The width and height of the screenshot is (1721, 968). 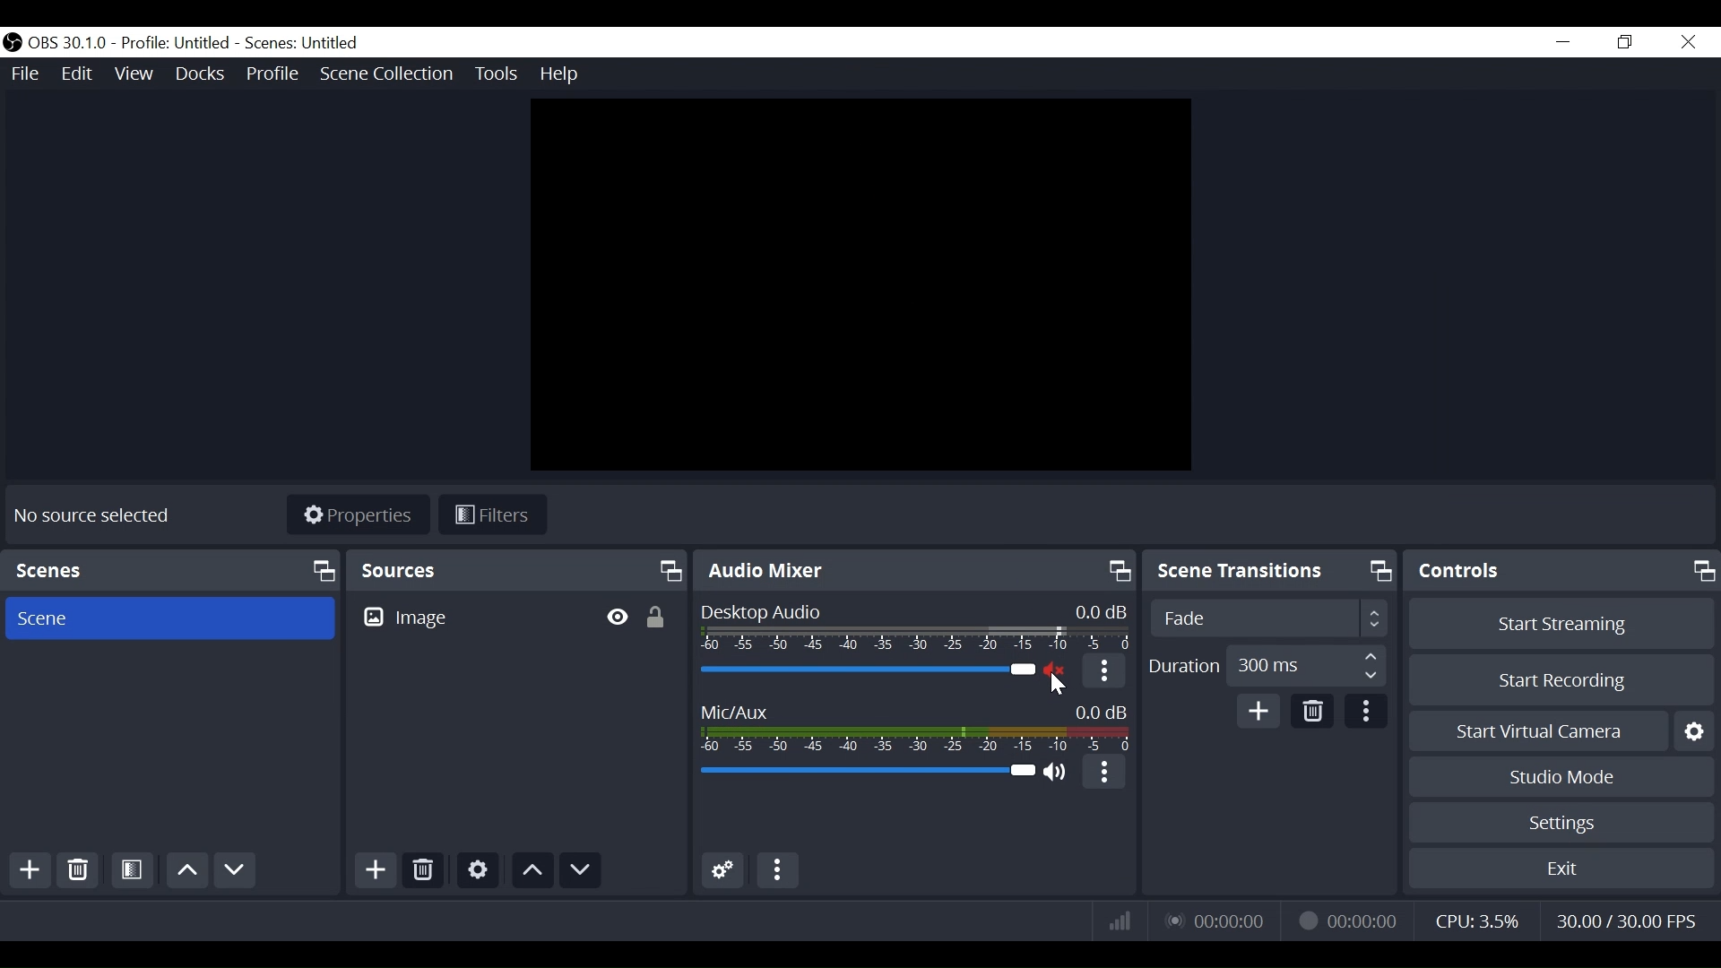 What do you see at coordinates (1365, 713) in the screenshot?
I see `more Options` at bounding box center [1365, 713].